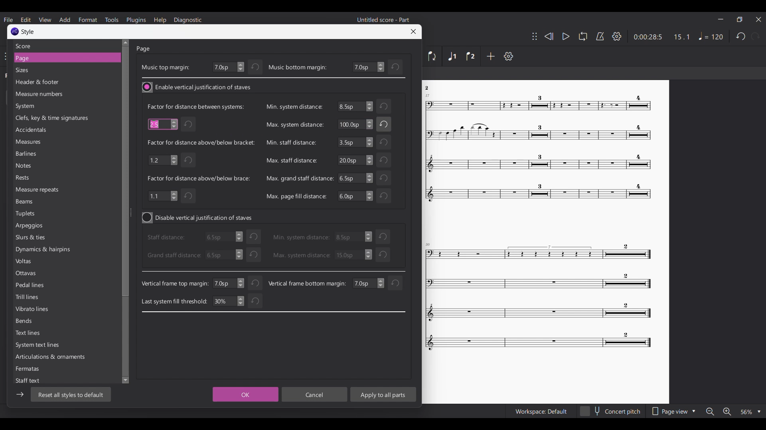 This screenshot has height=430, width=766. What do you see at coordinates (396, 67) in the screenshot?
I see `Undo change` at bounding box center [396, 67].